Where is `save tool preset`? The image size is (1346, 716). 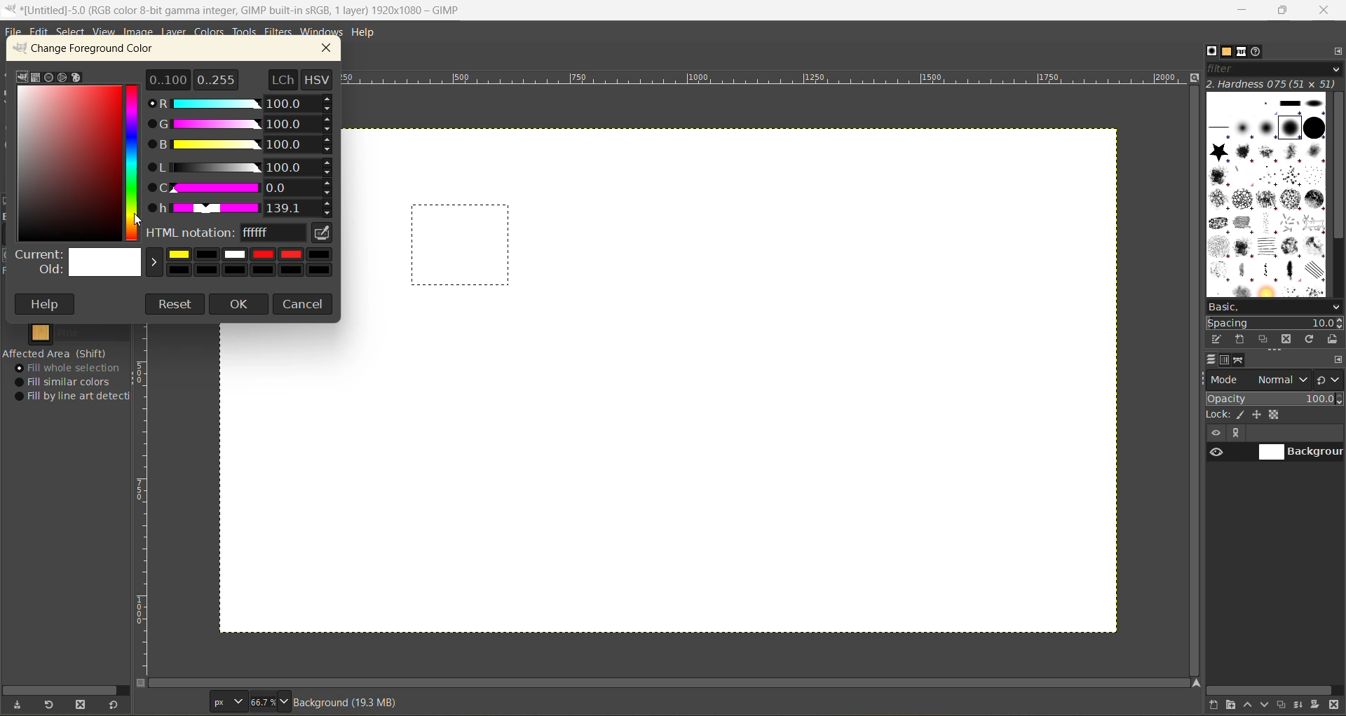 save tool preset is located at coordinates (20, 703).